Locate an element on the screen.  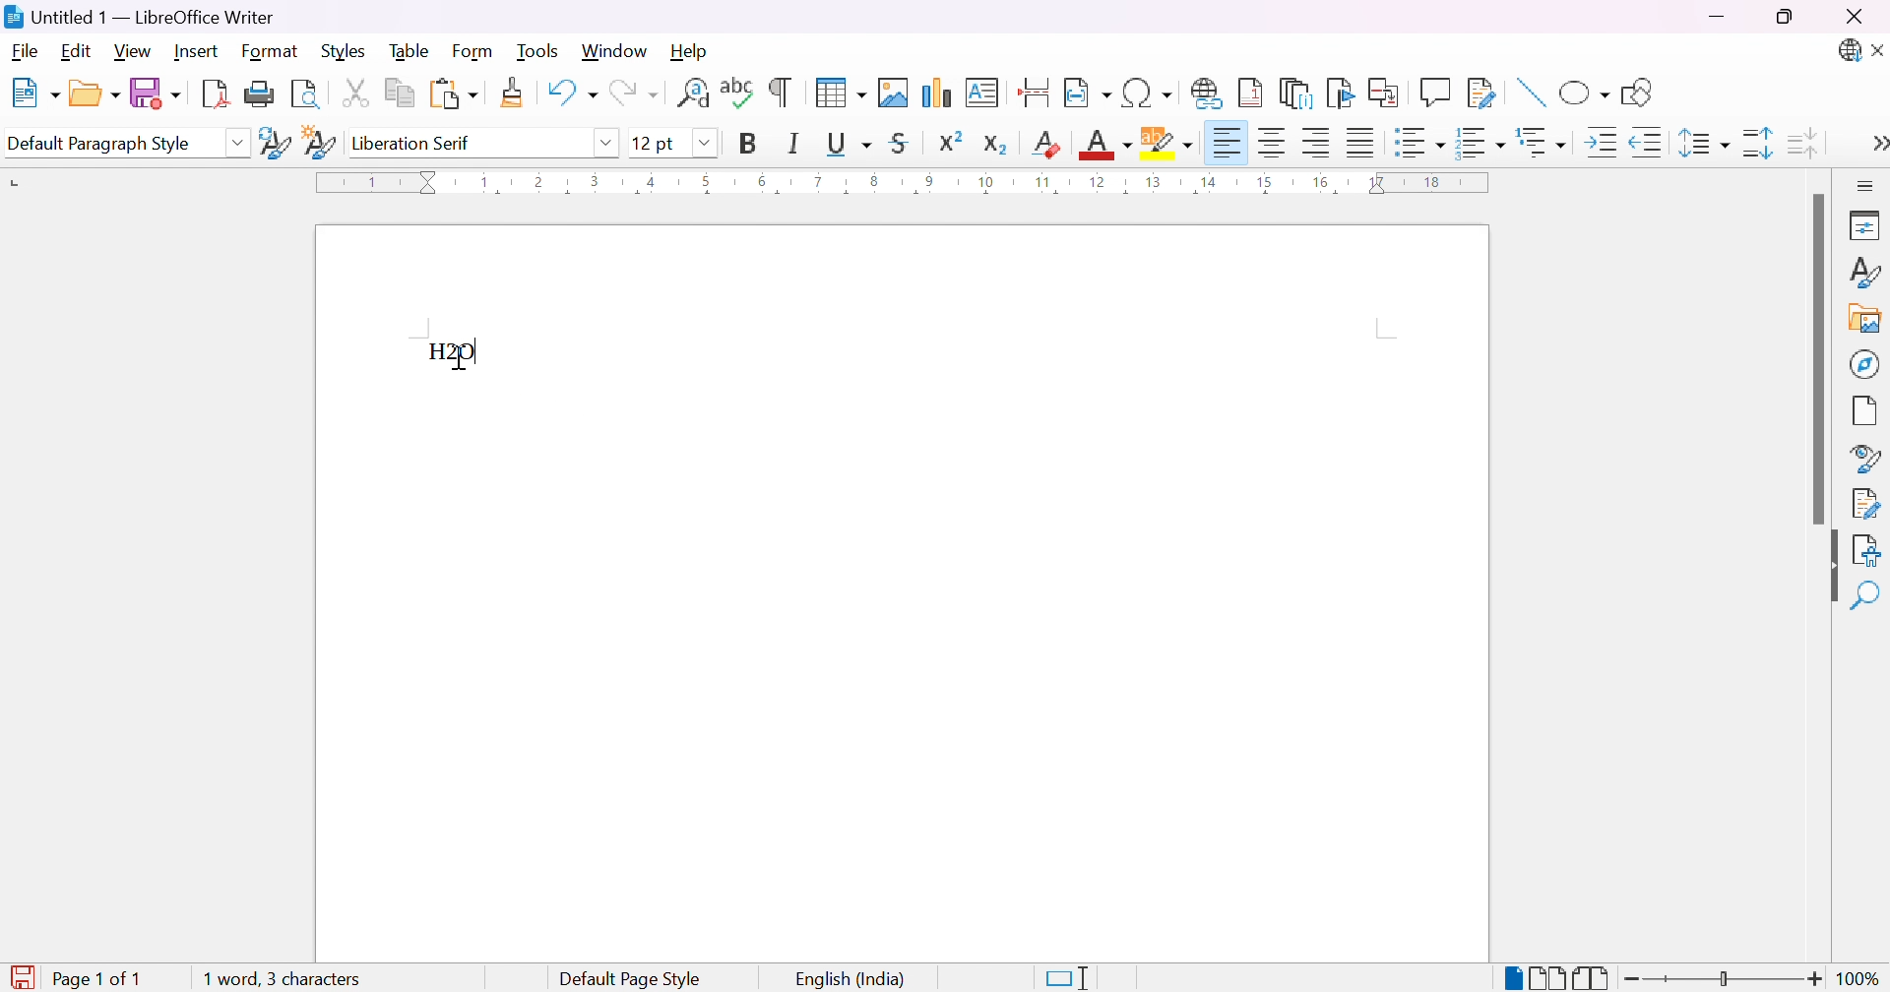
Redo is located at coordinates (632, 97).